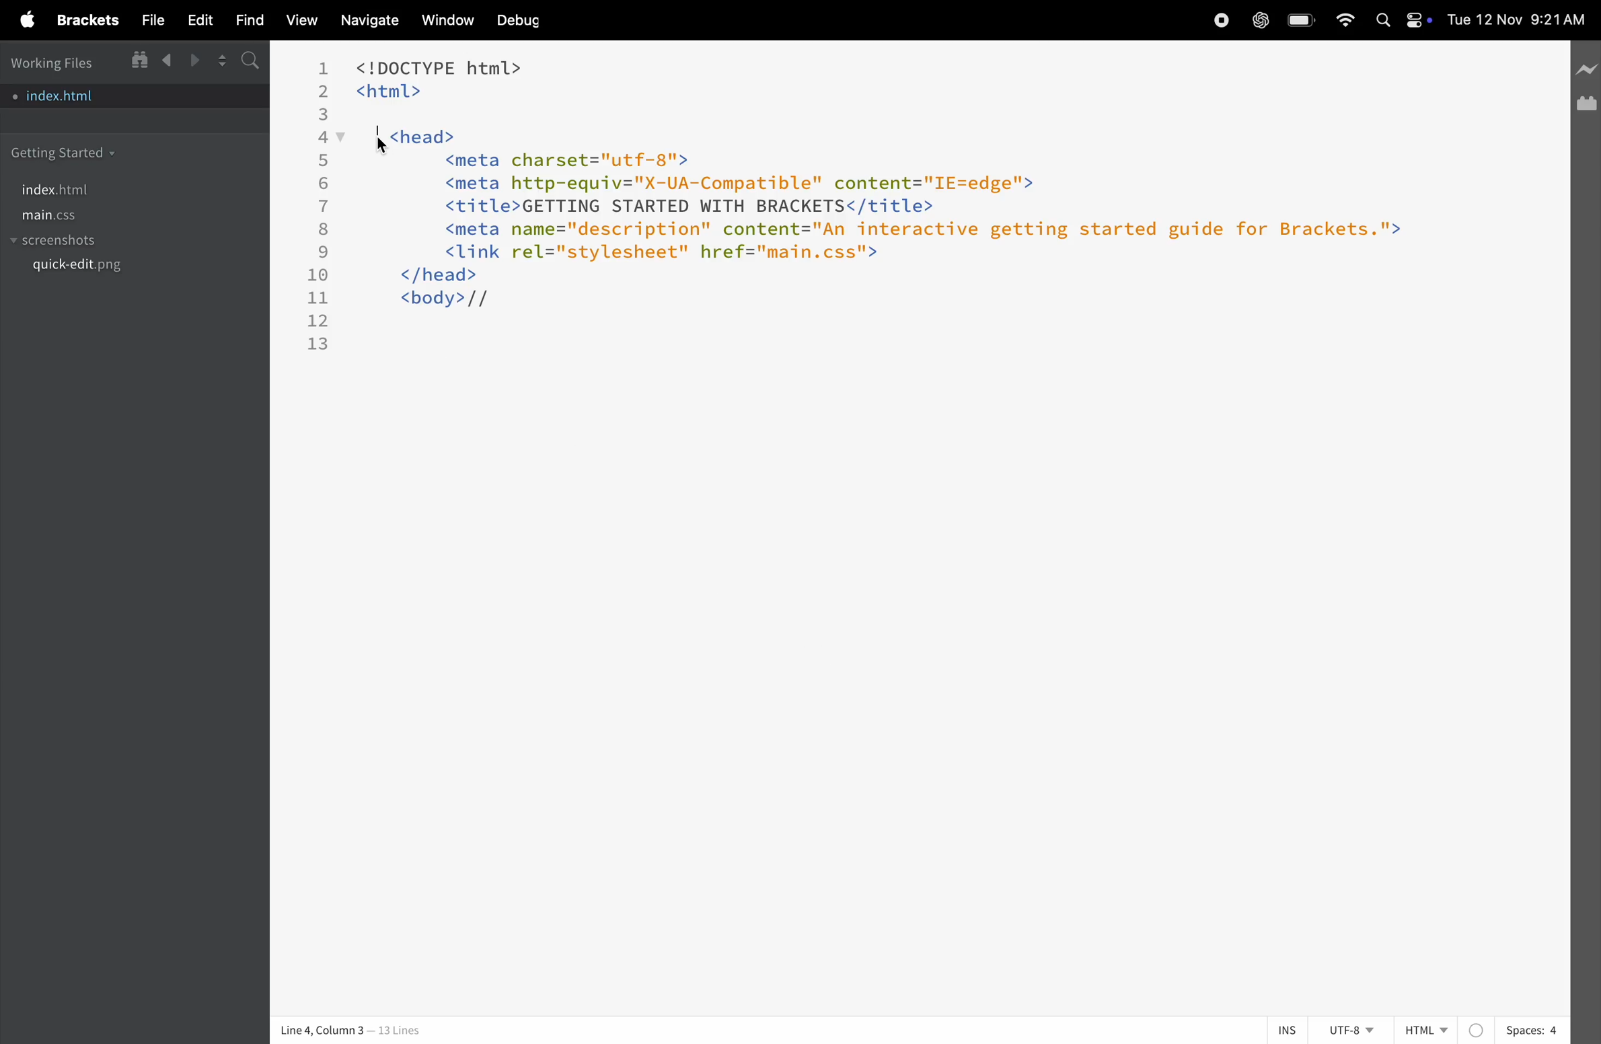  I want to click on brackets, so click(86, 19).